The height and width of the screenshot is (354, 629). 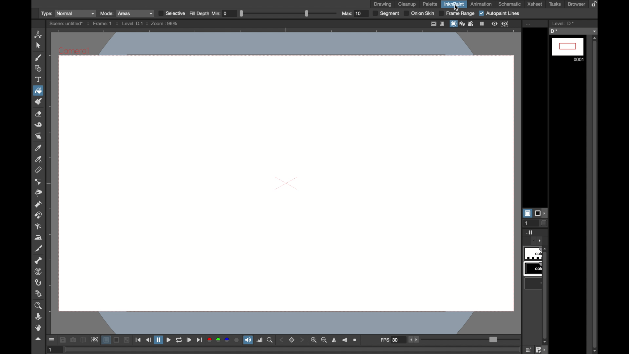 I want to click on control point editor tool, so click(x=38, y=182).